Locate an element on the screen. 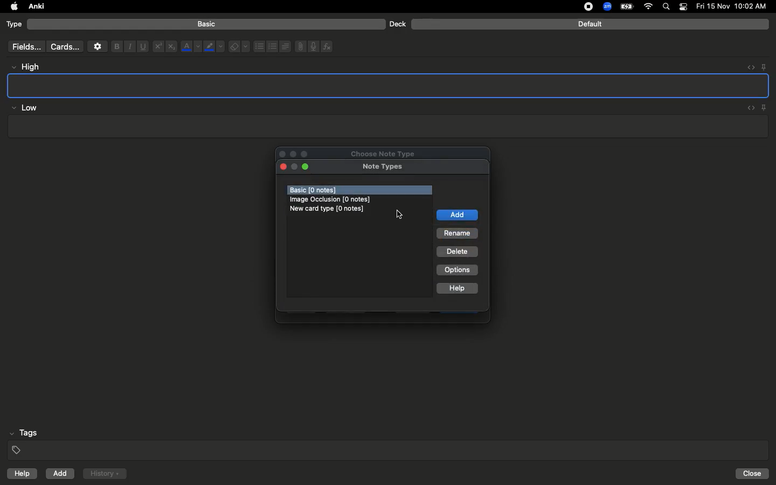 This screenshot has width=776, height=485. Type is located at coordinates (15, 25).